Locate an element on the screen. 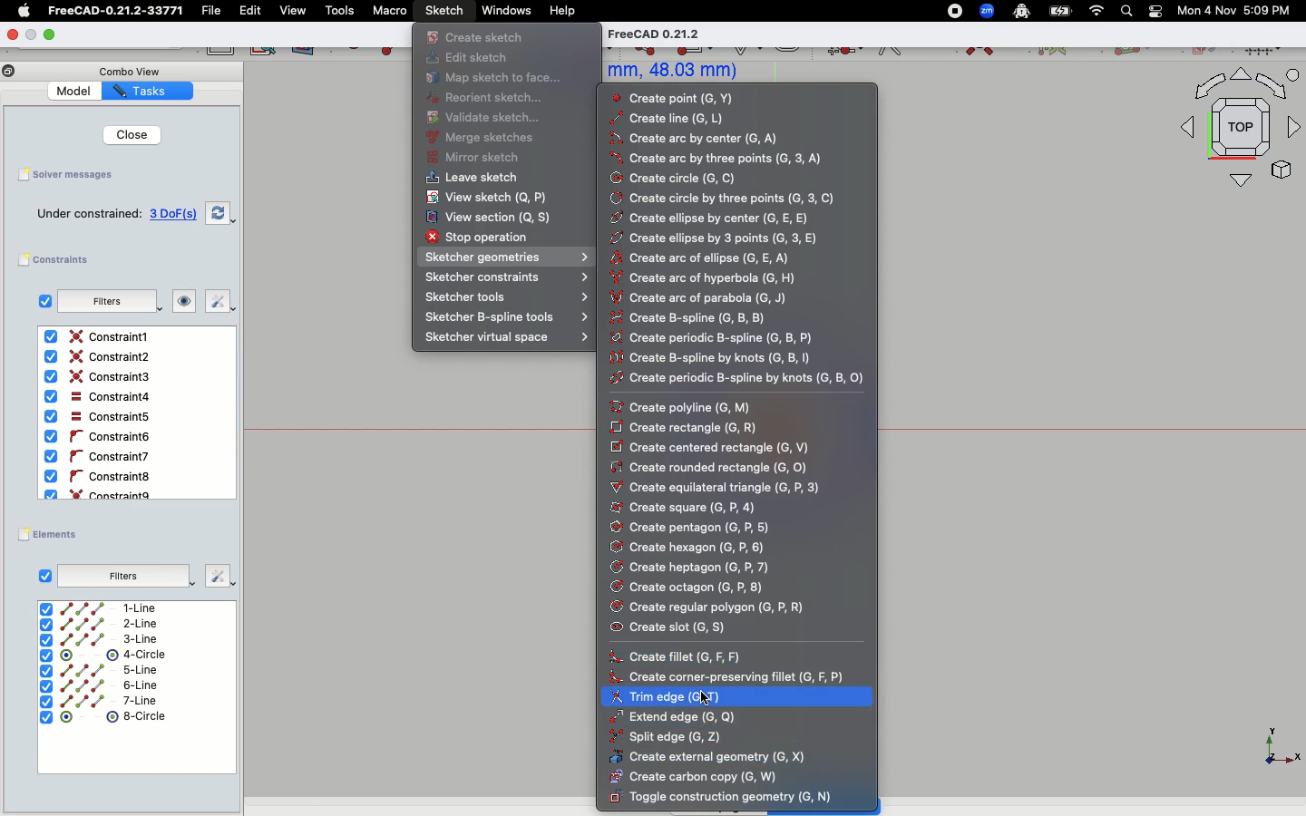  Minimize is located at coordinates (31, 35).